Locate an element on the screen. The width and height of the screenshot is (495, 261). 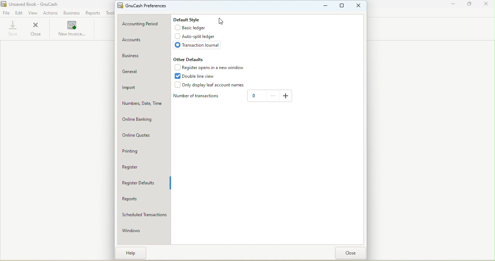
Maximize is located at coordinates (340, 7).